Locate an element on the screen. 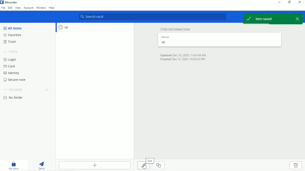 The image size is (305, 171). Create folder is located at coordinates (47, 90).